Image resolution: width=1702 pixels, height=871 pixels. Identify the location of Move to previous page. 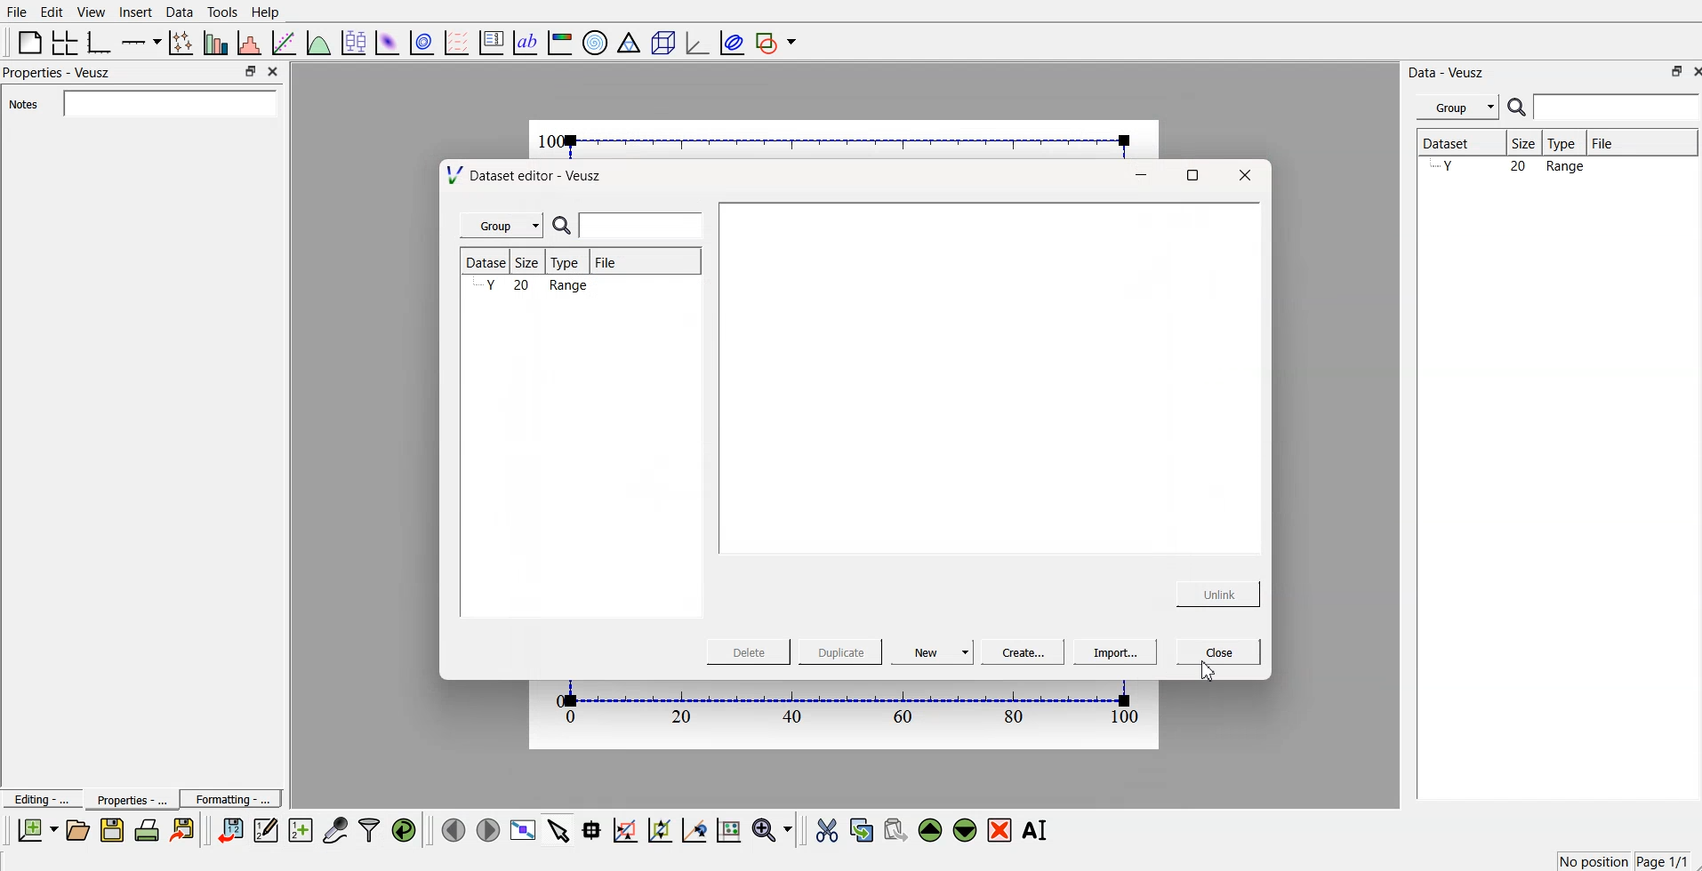
(451, 828).